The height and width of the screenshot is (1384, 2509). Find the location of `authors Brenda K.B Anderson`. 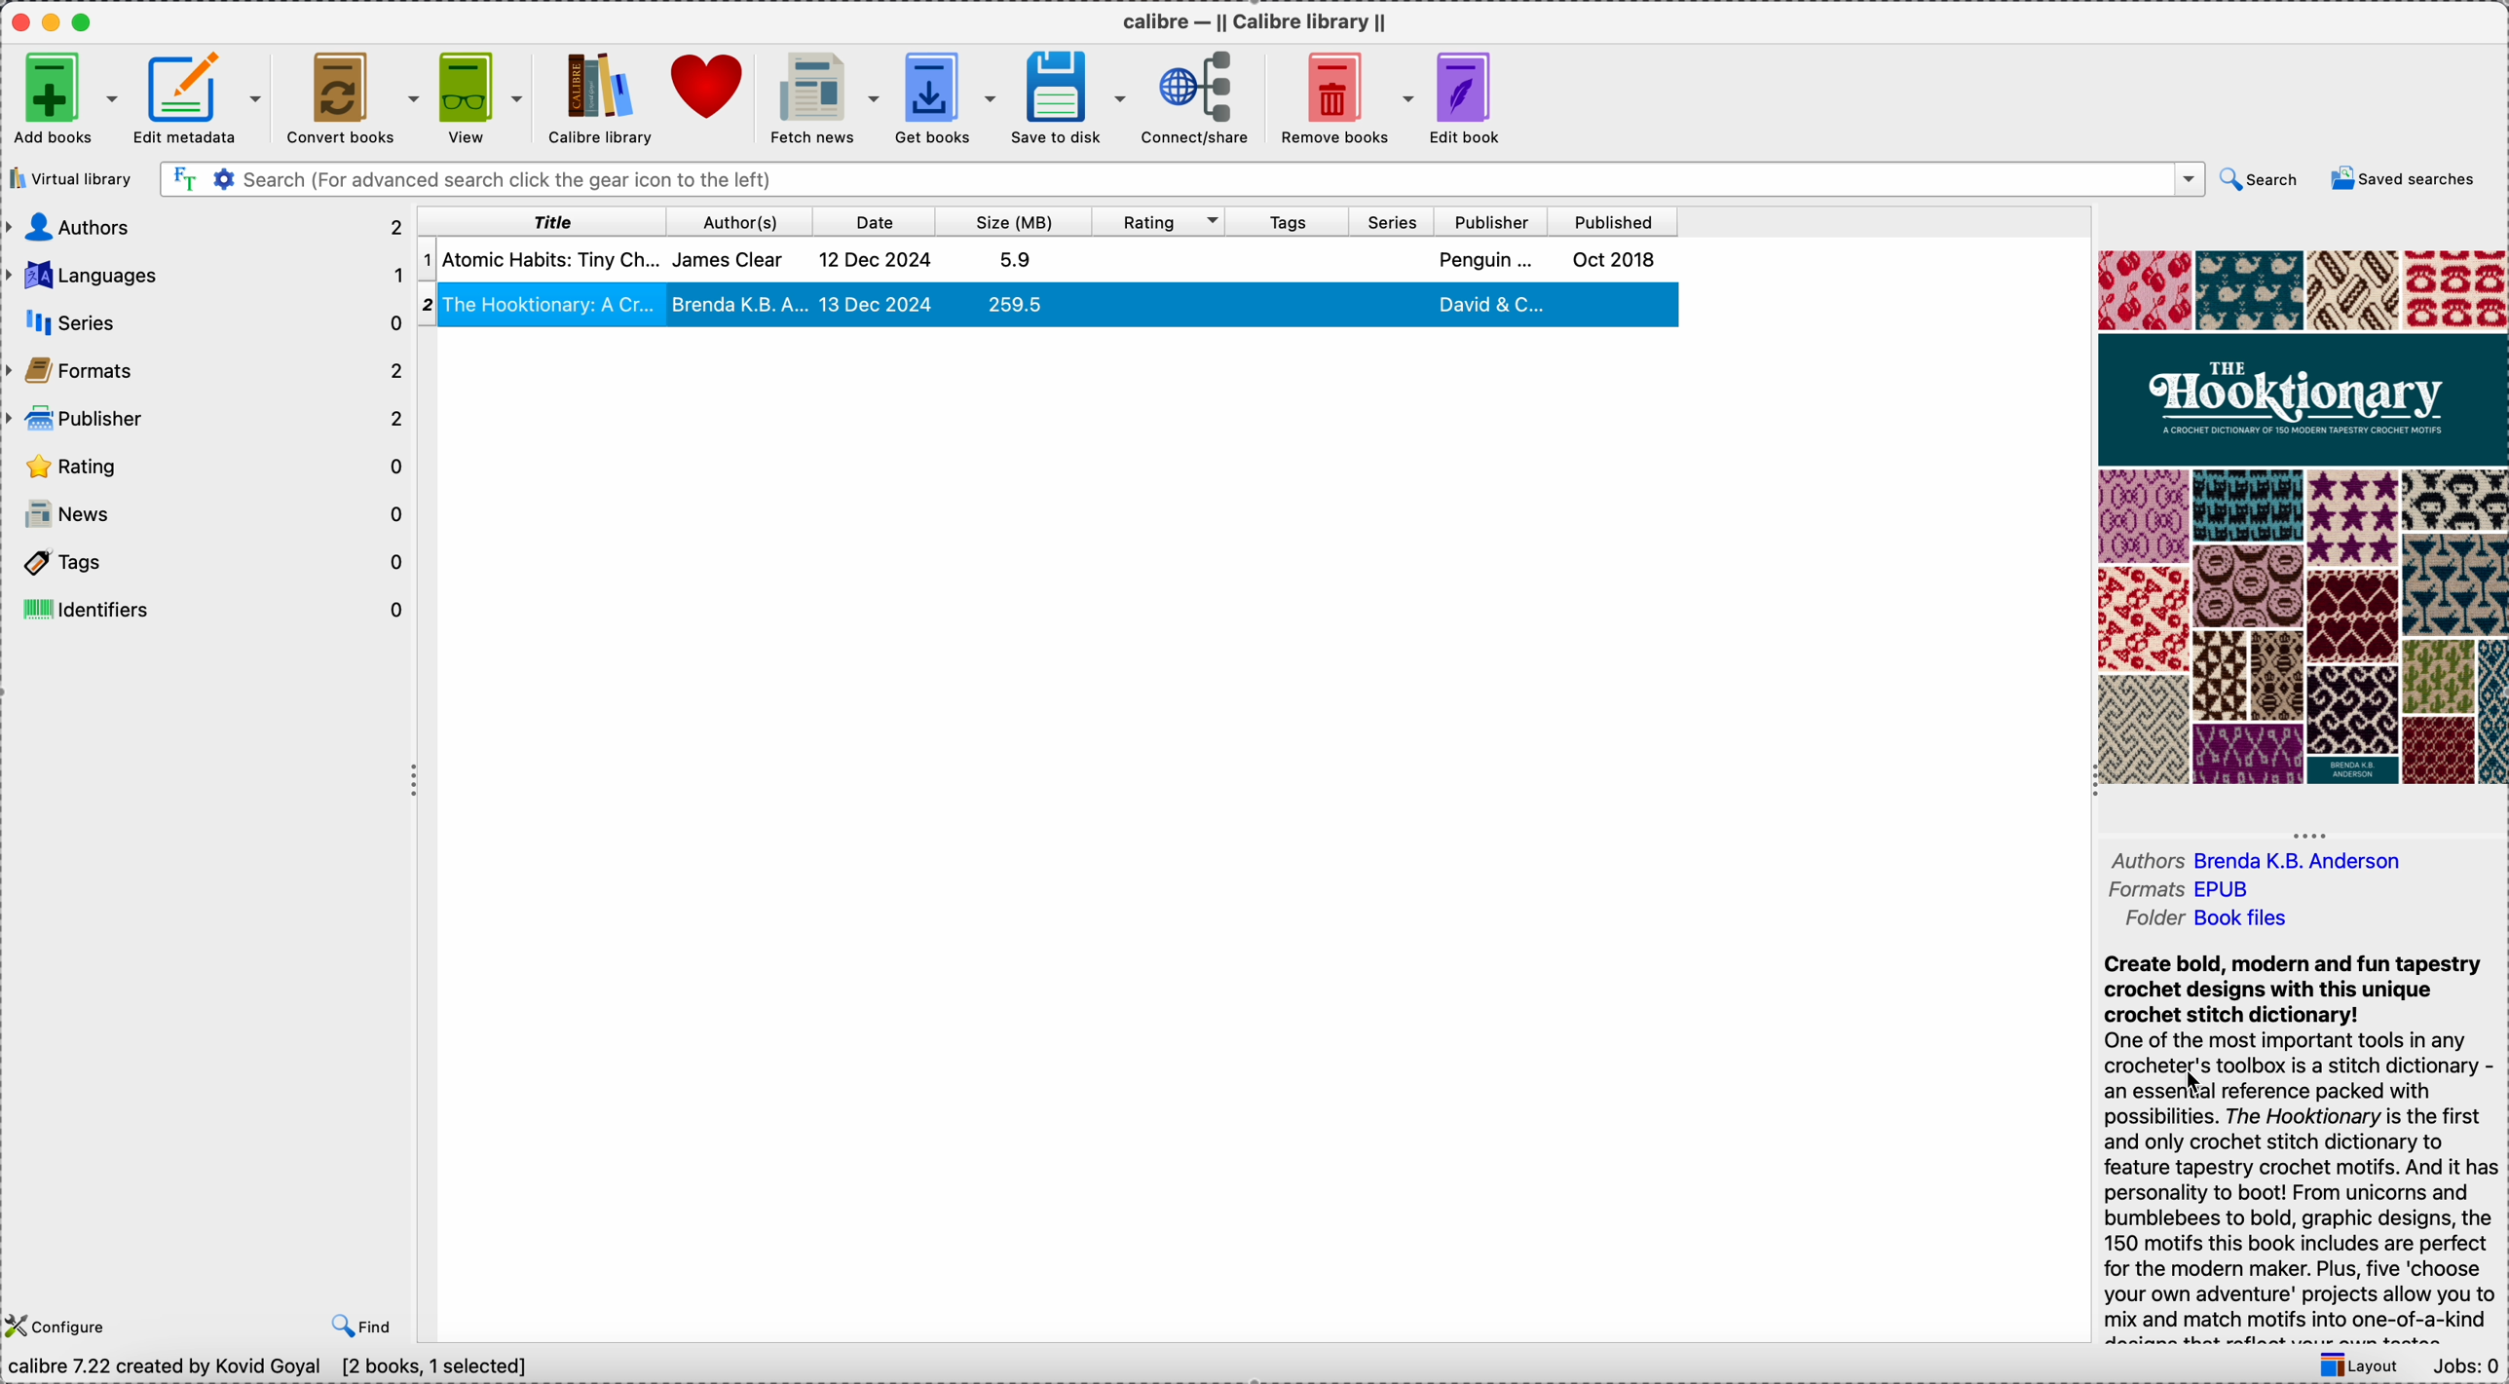

authors Brenda K.B Anderson is located at coordinates (2252, 860).